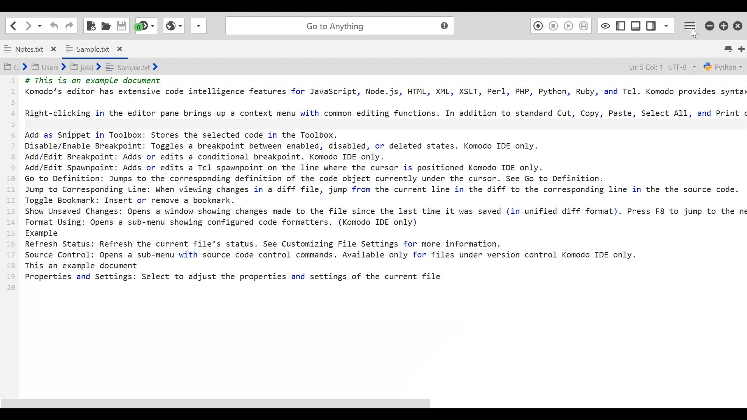 Image resolution: width=747 pixels, height=420 pixels. I want to click on Ln: 5 Col: 1, so click(644, 67).